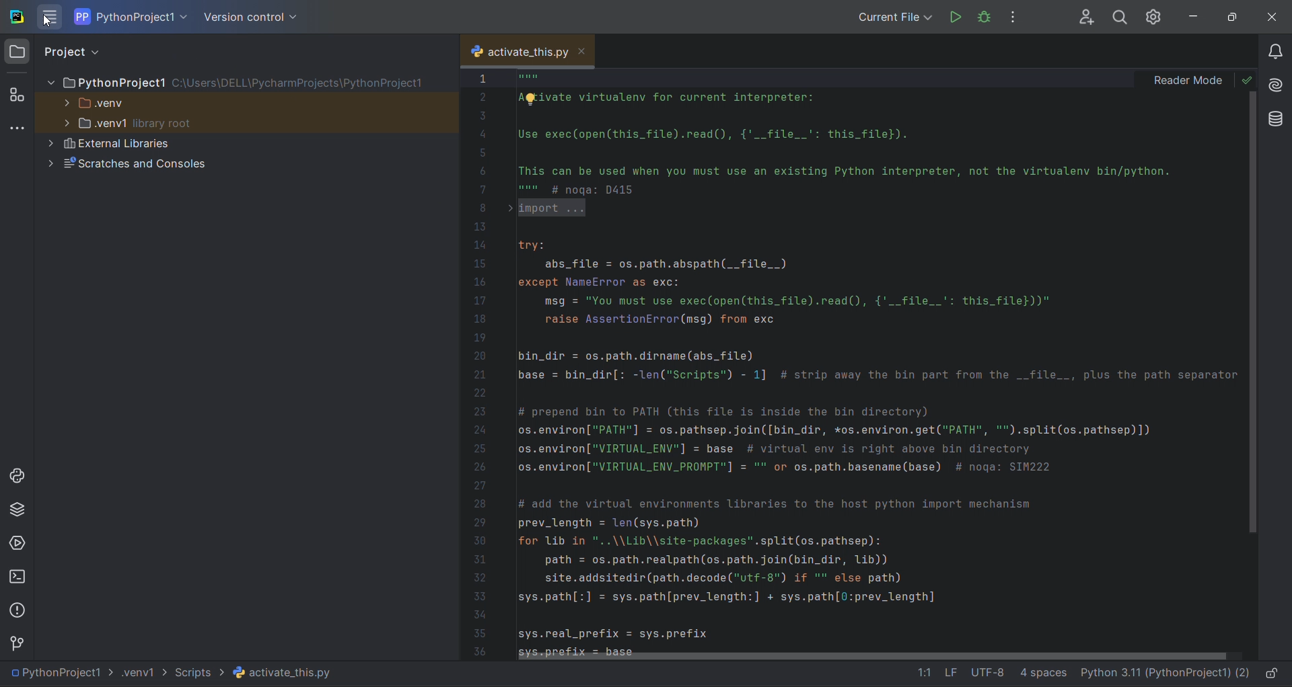 The height and width of the screenshot is (687, 1292). What do you see at coordinates (1277, 118) in the screenshot?
I see `database` at bounding box center [1277, 118].